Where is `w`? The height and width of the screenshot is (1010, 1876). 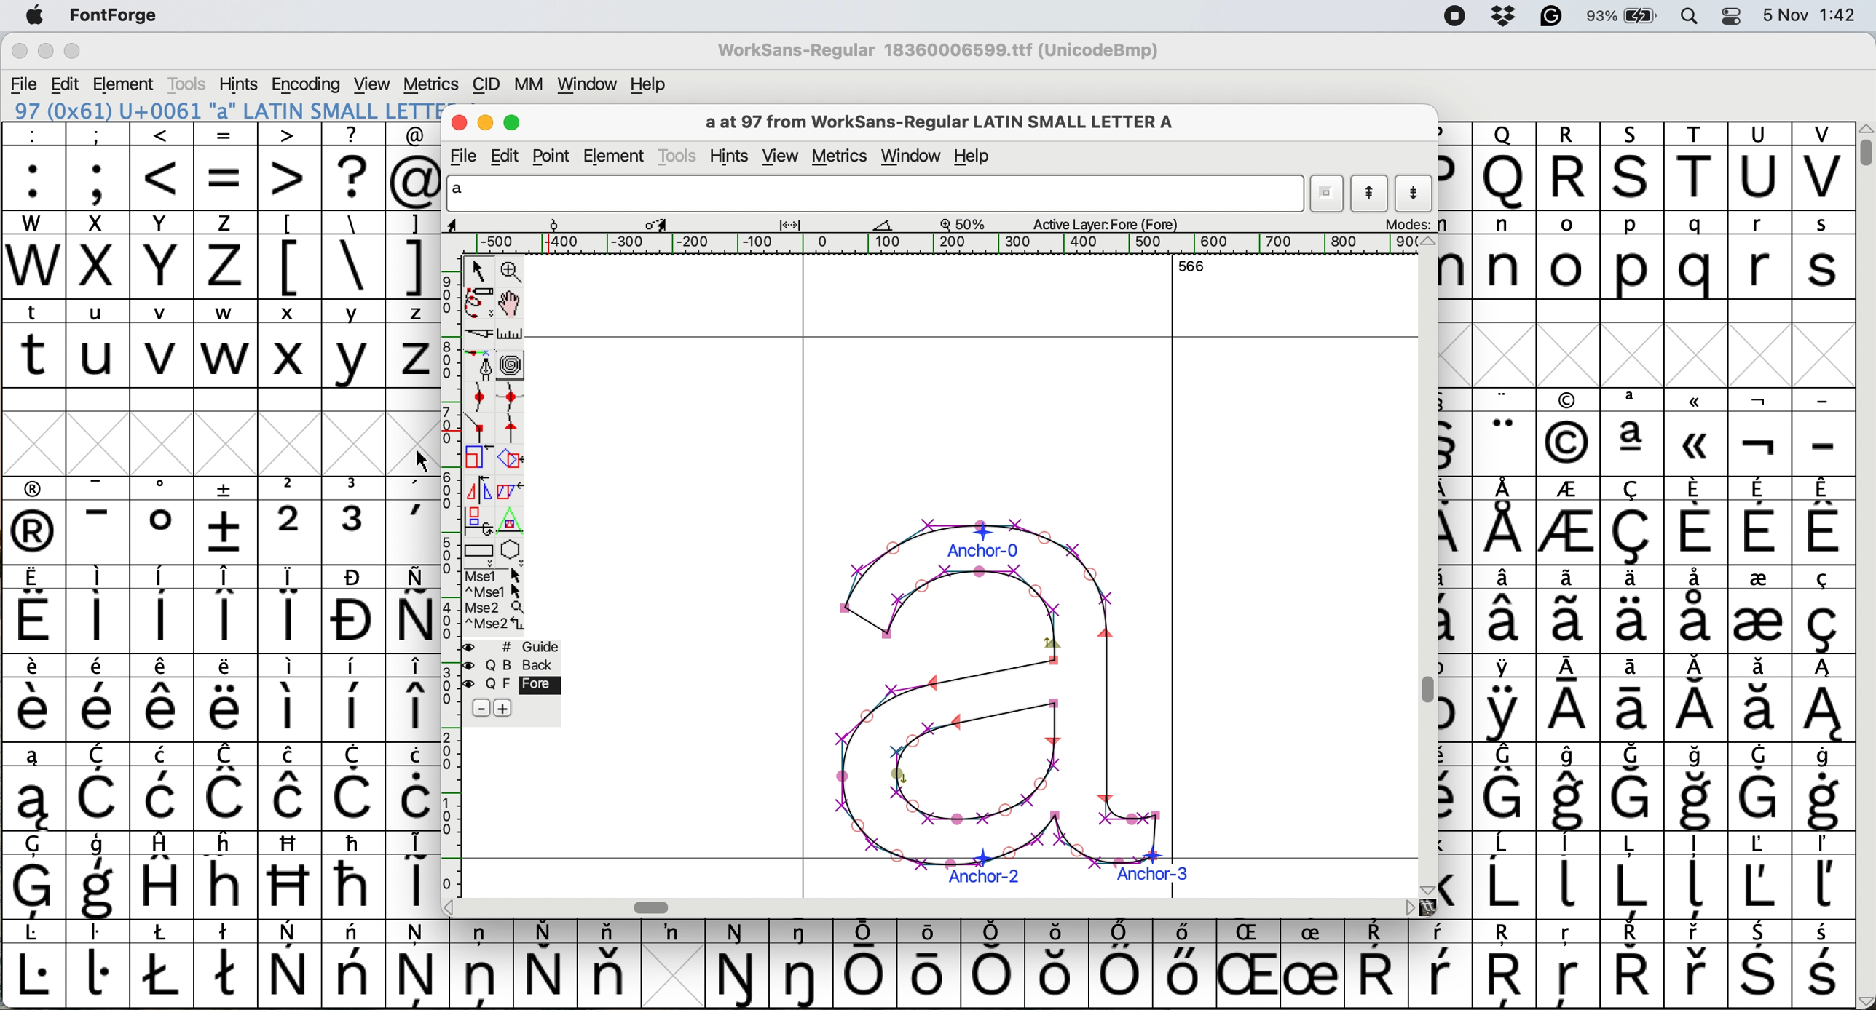 w is located at coordinates (226, 344).